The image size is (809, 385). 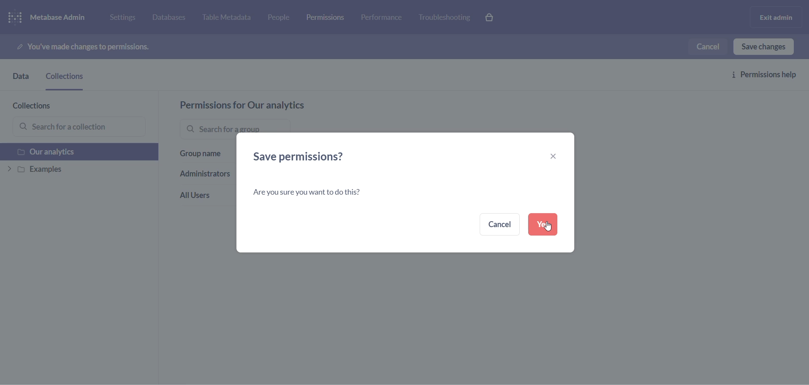 I want to click on text, so click(x=312, y=193).